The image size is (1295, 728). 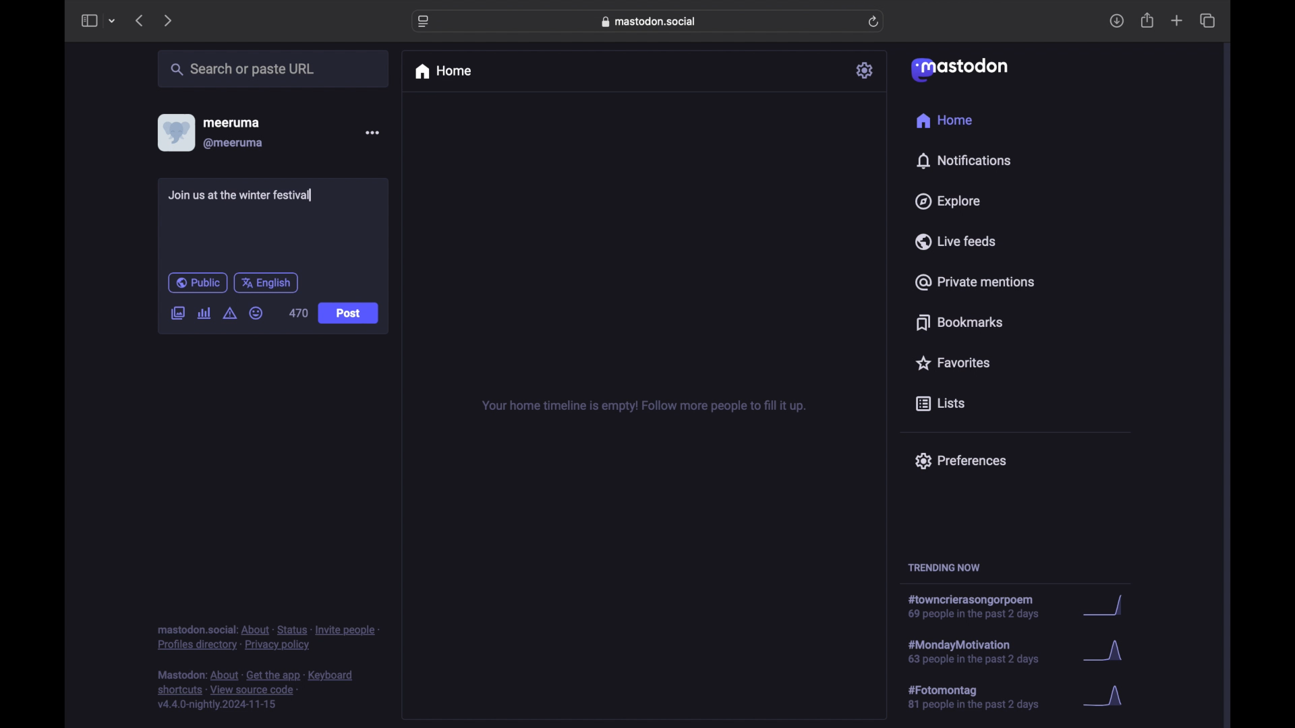 I want to click on display picture, so click(x=175, y=132).